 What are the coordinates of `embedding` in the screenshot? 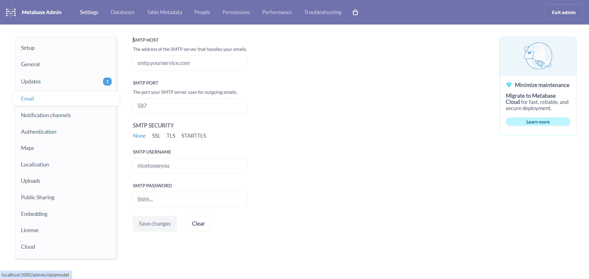 It's located at (56, 216).